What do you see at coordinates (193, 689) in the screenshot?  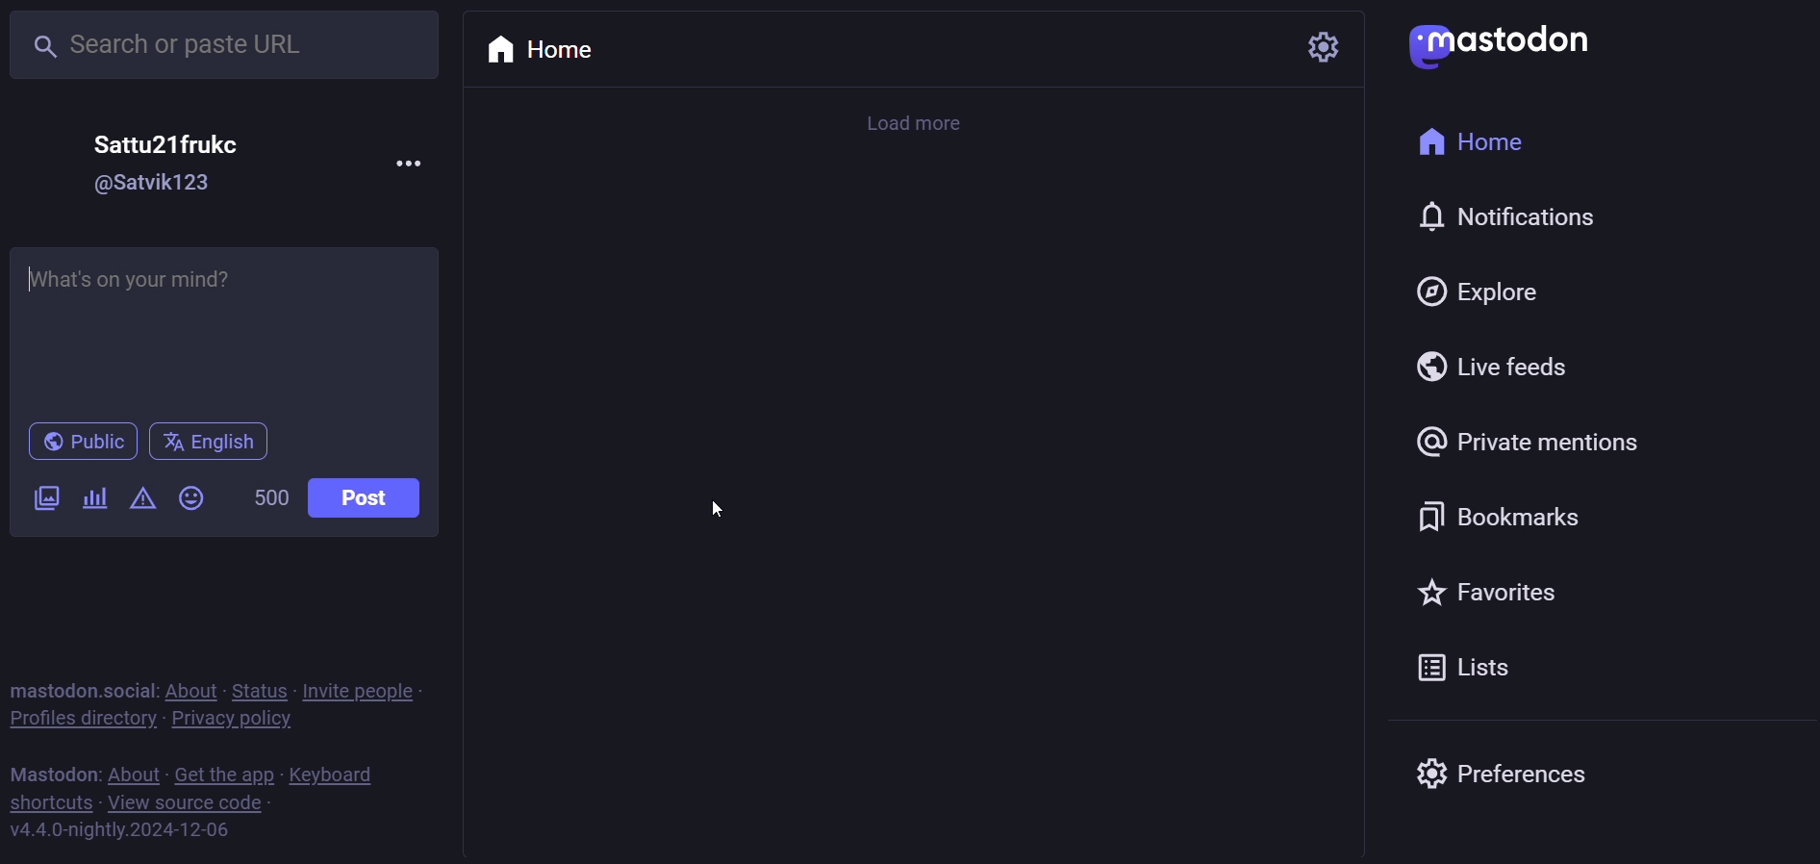 I see `About` at bounding box center [193, 689].